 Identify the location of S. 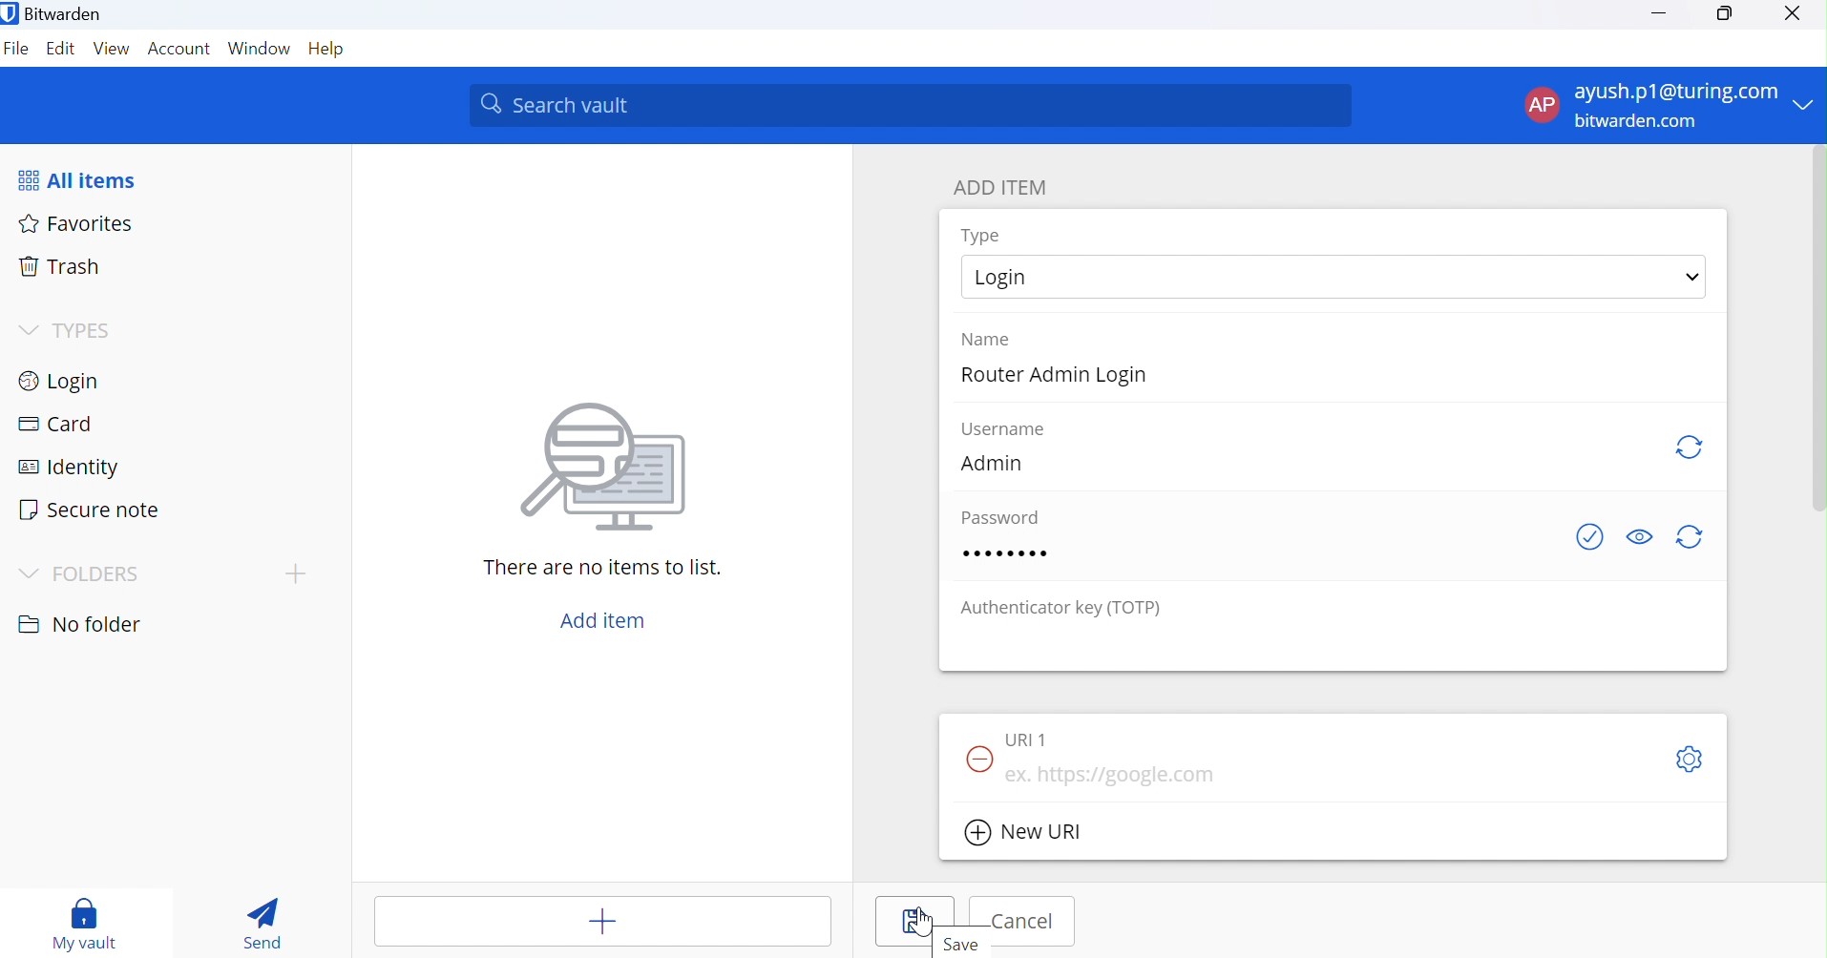
(1688, 761).